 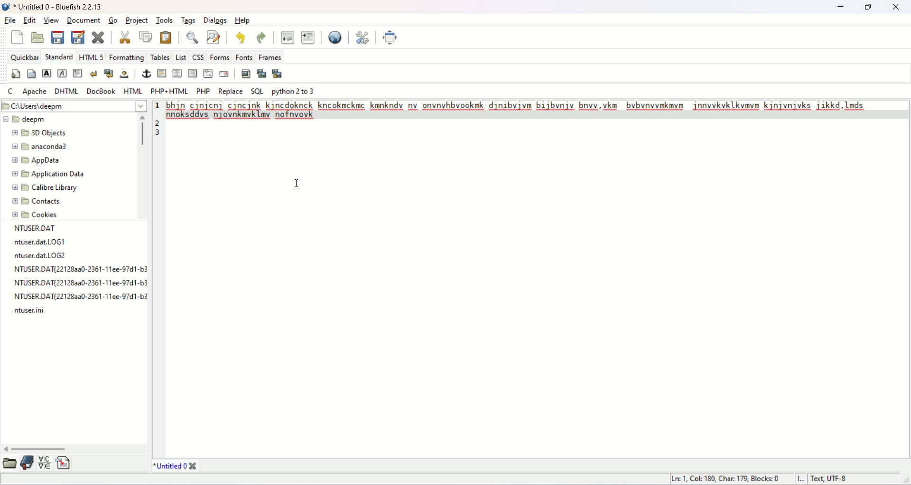 I want to click on title, so click(x=176, y=466).